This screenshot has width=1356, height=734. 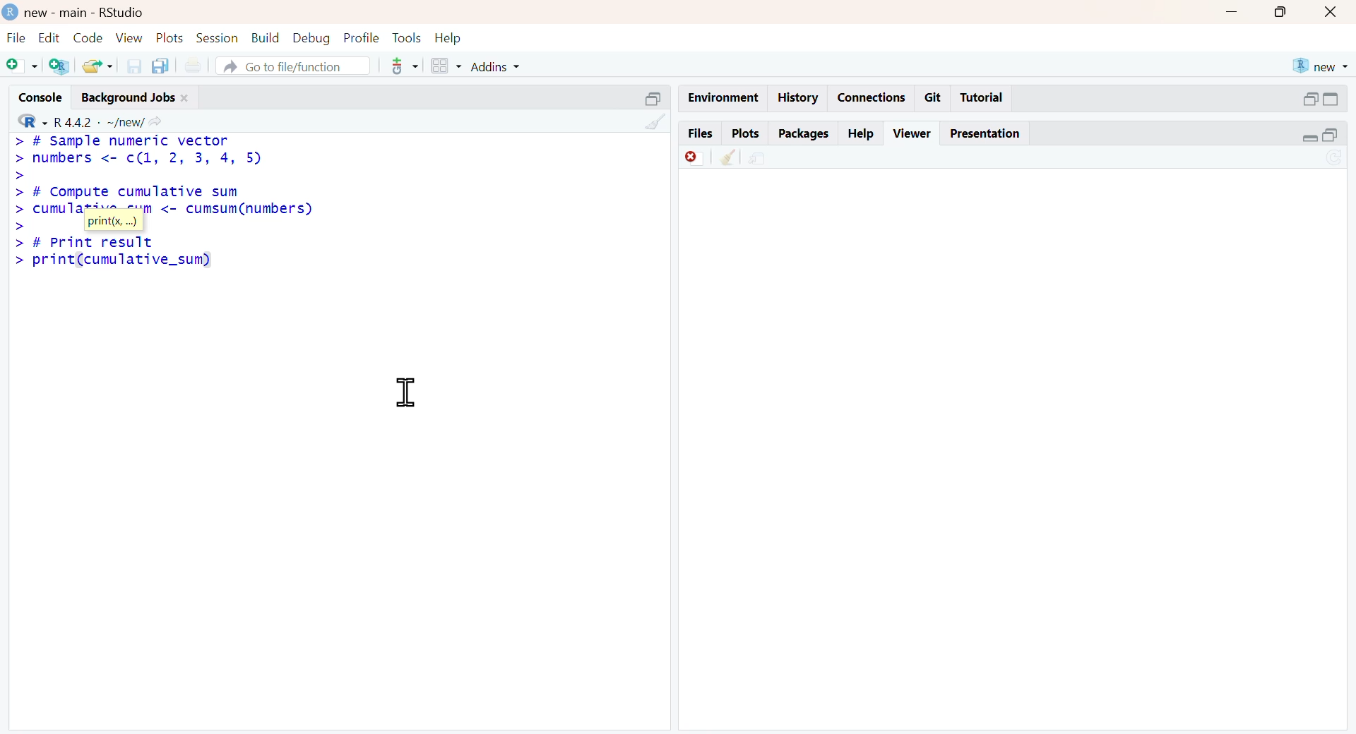 I want to click on new, so click(x=1321, y=66).